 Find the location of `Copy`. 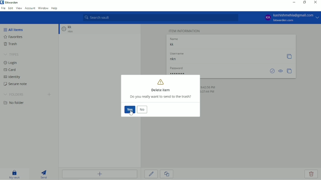

Copy is located at coordinates (290, 71).